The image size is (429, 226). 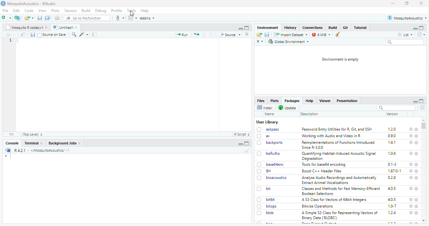 What do you see at coordinates (416, 164) in the screenshot?
I see `close` at bounding box center [416, 164].